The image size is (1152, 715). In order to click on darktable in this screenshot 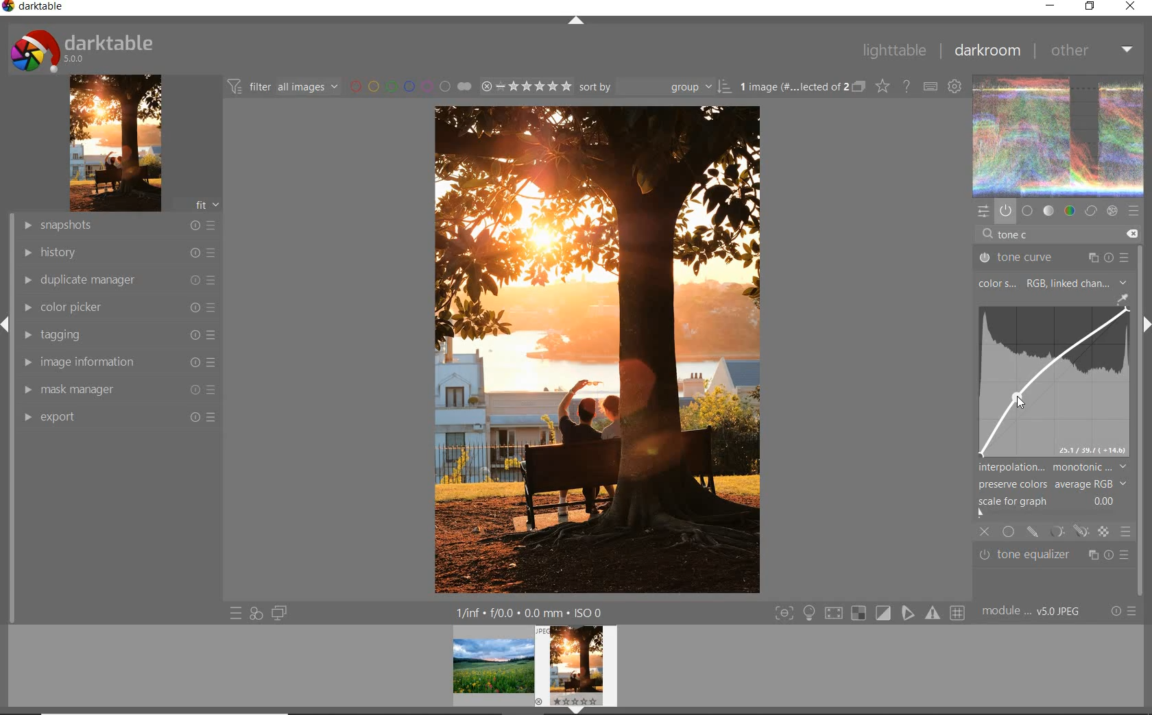, I will do `click(82, 49)`.